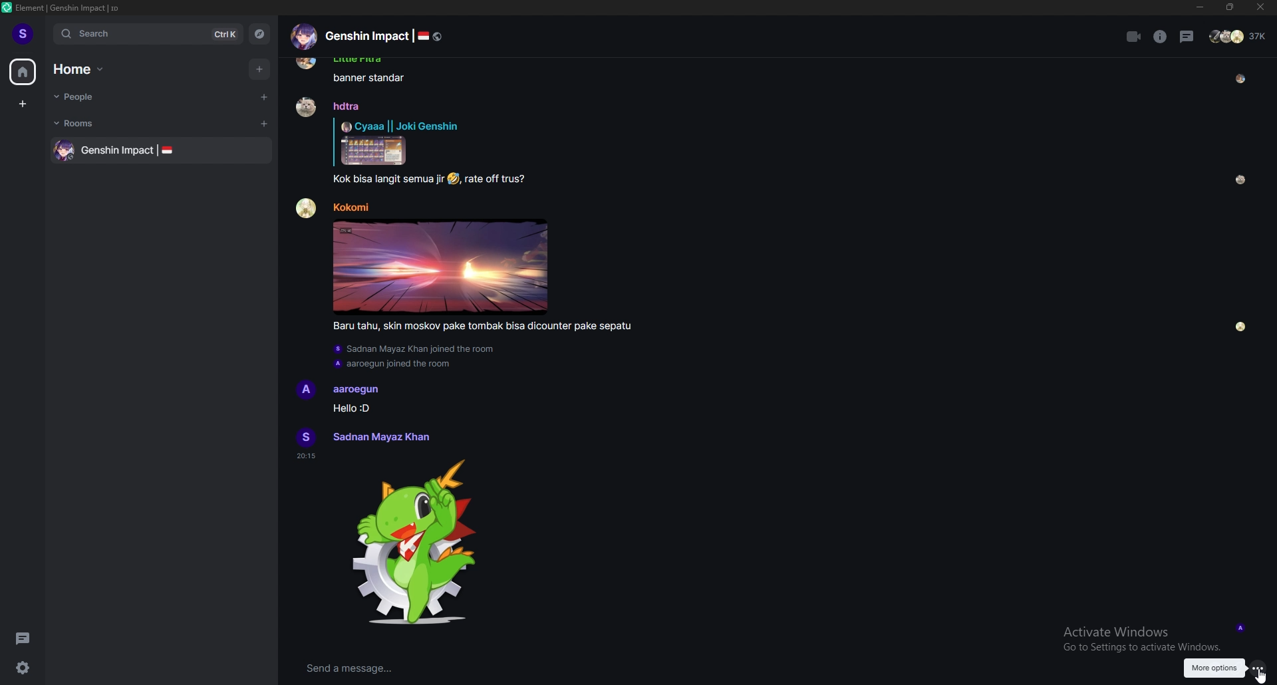  What do you see at coordinates (146, 33) in the screenshot?
I see `search` at bounding box center [146, 33].